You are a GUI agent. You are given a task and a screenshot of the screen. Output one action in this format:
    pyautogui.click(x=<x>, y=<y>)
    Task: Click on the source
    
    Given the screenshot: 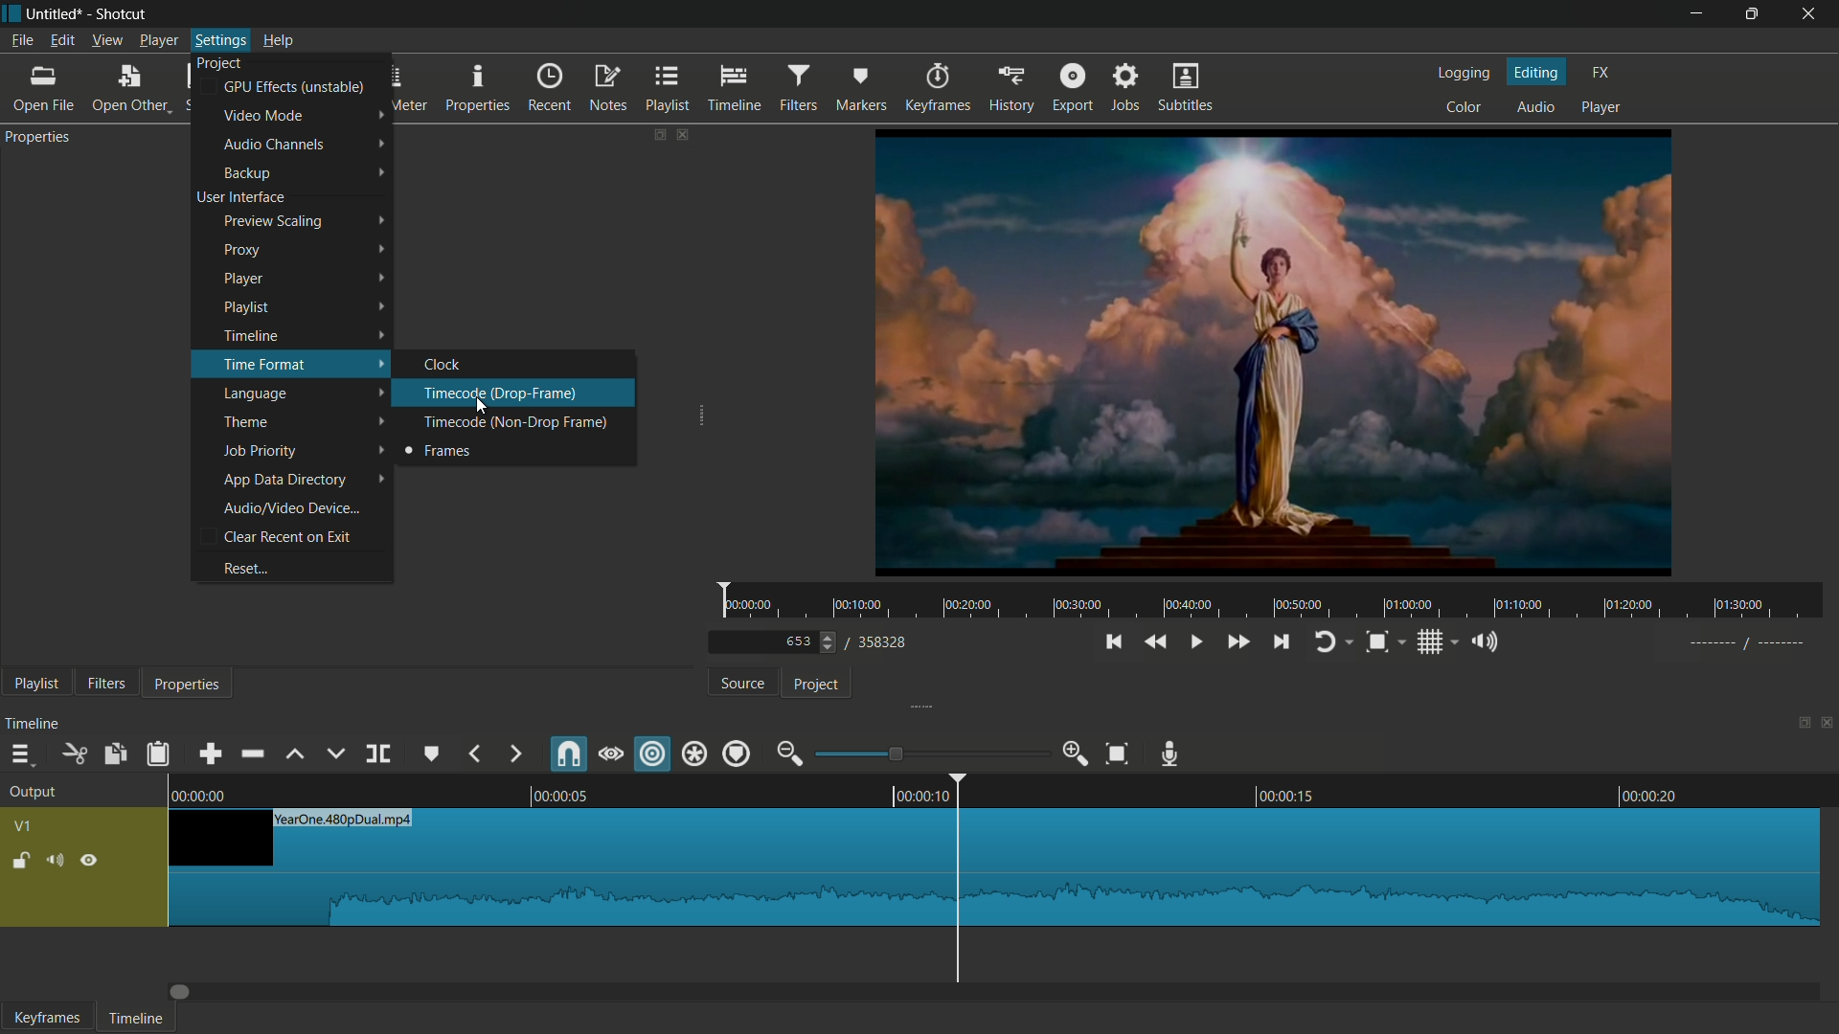 What is the action you would take?
    pyautogui.click(x=740, y=684)
    